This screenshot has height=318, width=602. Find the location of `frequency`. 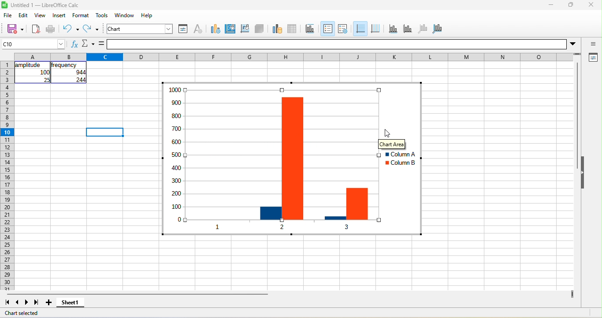

frequency is located at coordinates (65, 65).